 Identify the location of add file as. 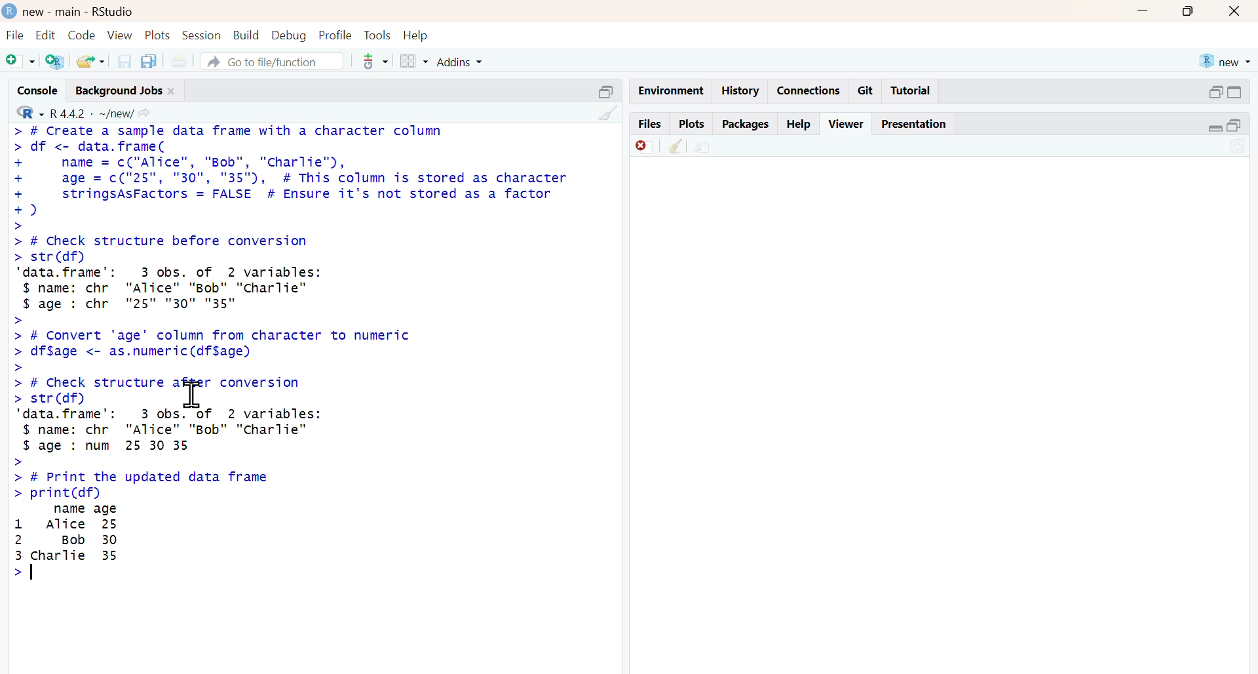
(21, 62).